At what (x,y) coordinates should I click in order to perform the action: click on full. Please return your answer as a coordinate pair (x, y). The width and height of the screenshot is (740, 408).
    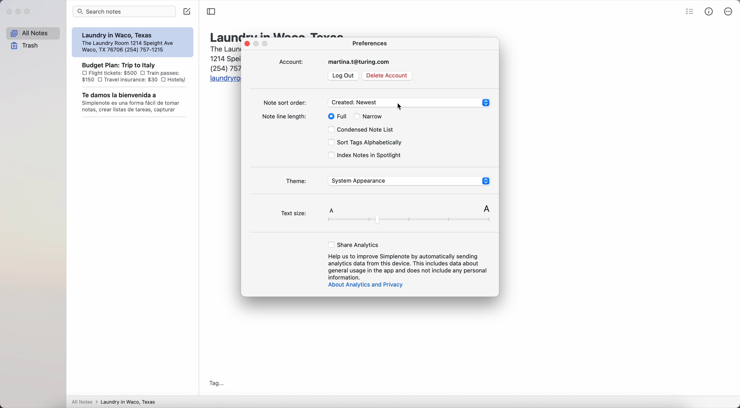
    Looking at the image, I should click on (338, 116).